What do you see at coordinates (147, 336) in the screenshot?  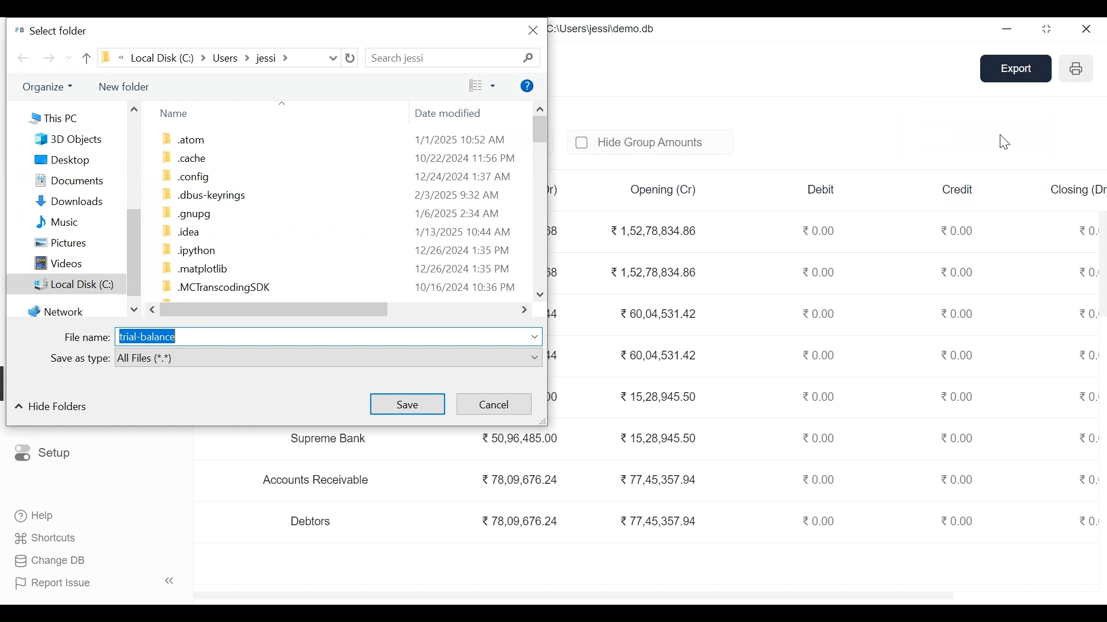 I see `trial-balance` at bounding box center [147, 336].